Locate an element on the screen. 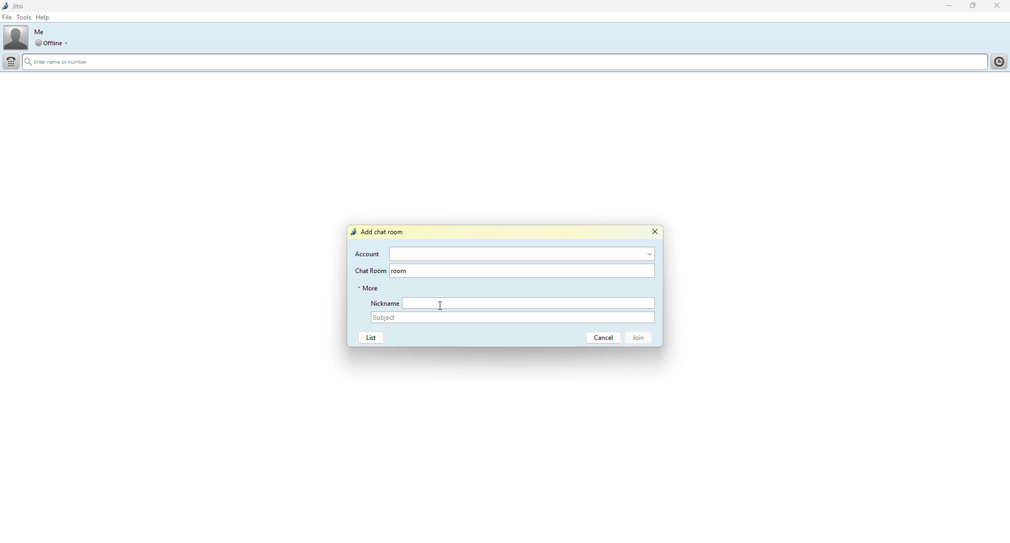  chat room is located at coordinates (369, 270).